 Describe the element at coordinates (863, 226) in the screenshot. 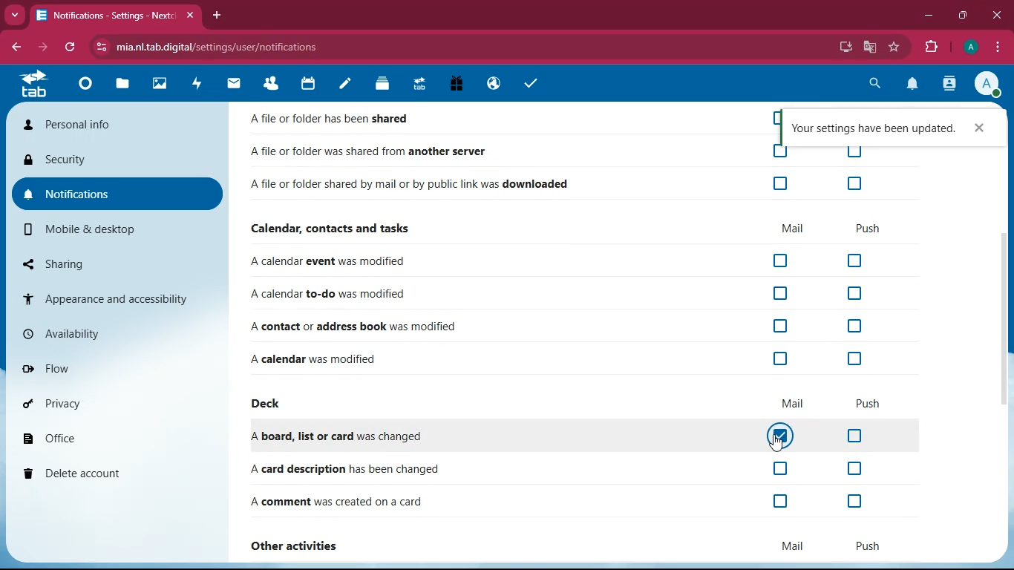

I see `push` at that location.